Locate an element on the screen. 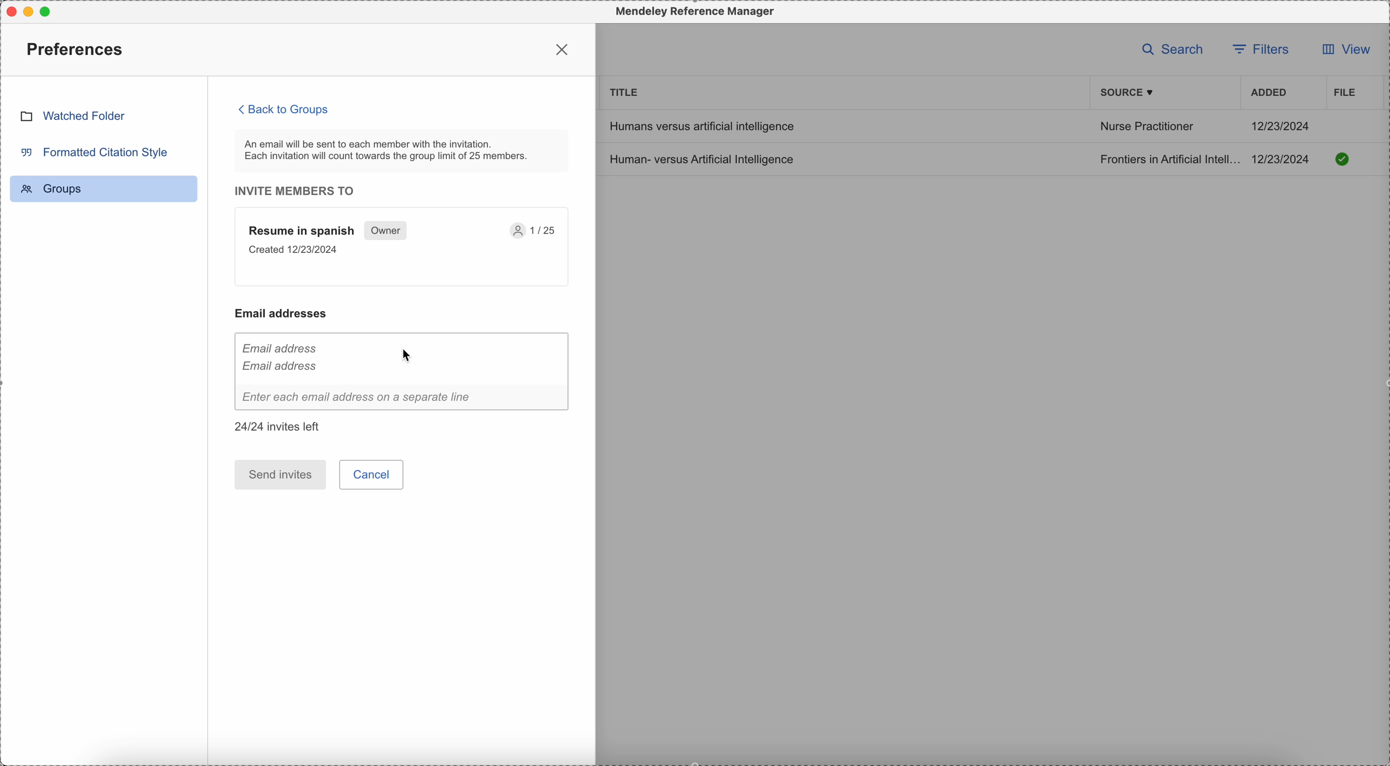  preferences is located at coordinates (77, 49).